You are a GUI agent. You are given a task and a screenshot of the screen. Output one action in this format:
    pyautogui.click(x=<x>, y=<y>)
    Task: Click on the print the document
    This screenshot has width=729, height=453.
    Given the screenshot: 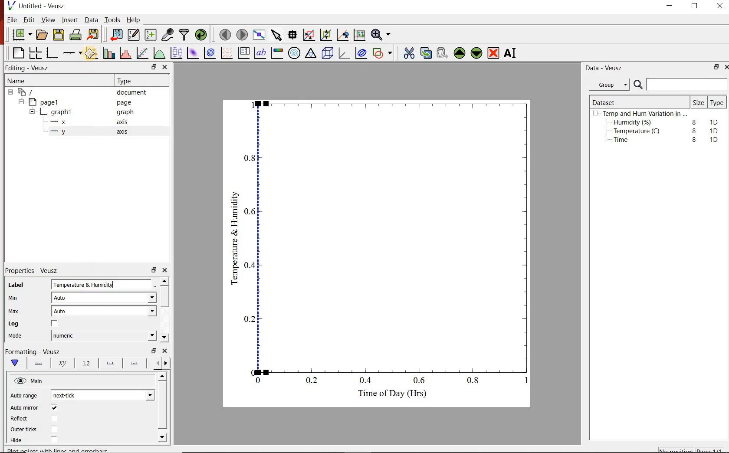 What is the action you would take?
    pyautogui.click(x=76, y=36)
    